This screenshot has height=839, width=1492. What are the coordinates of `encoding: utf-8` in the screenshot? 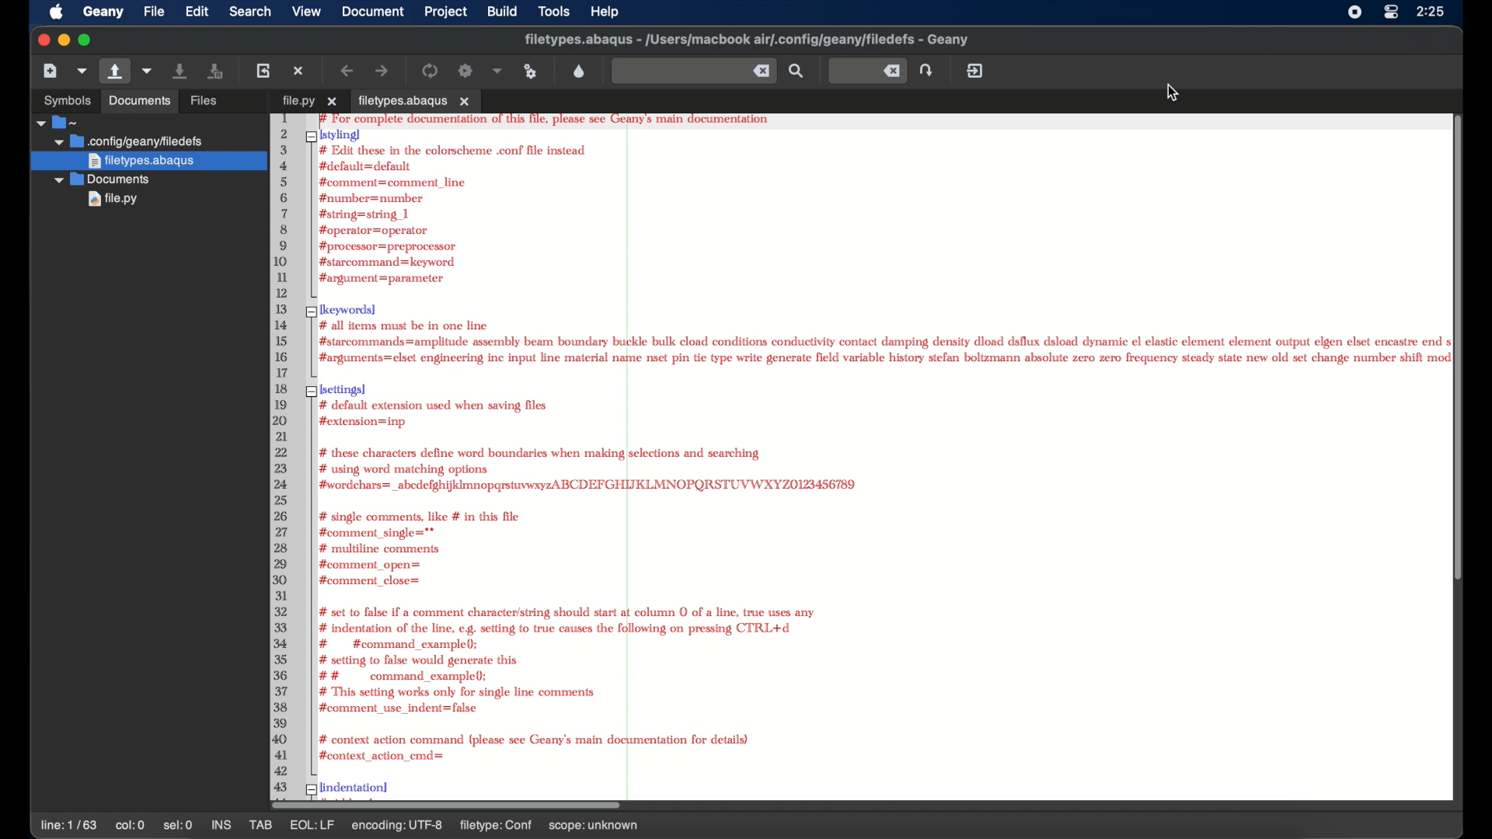 It's located at (444, 825).